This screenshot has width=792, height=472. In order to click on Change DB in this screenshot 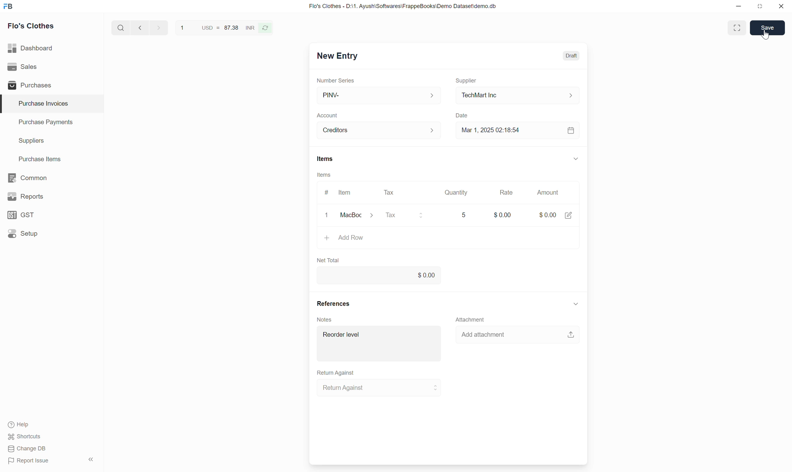, I will do `click(27, 448)`.